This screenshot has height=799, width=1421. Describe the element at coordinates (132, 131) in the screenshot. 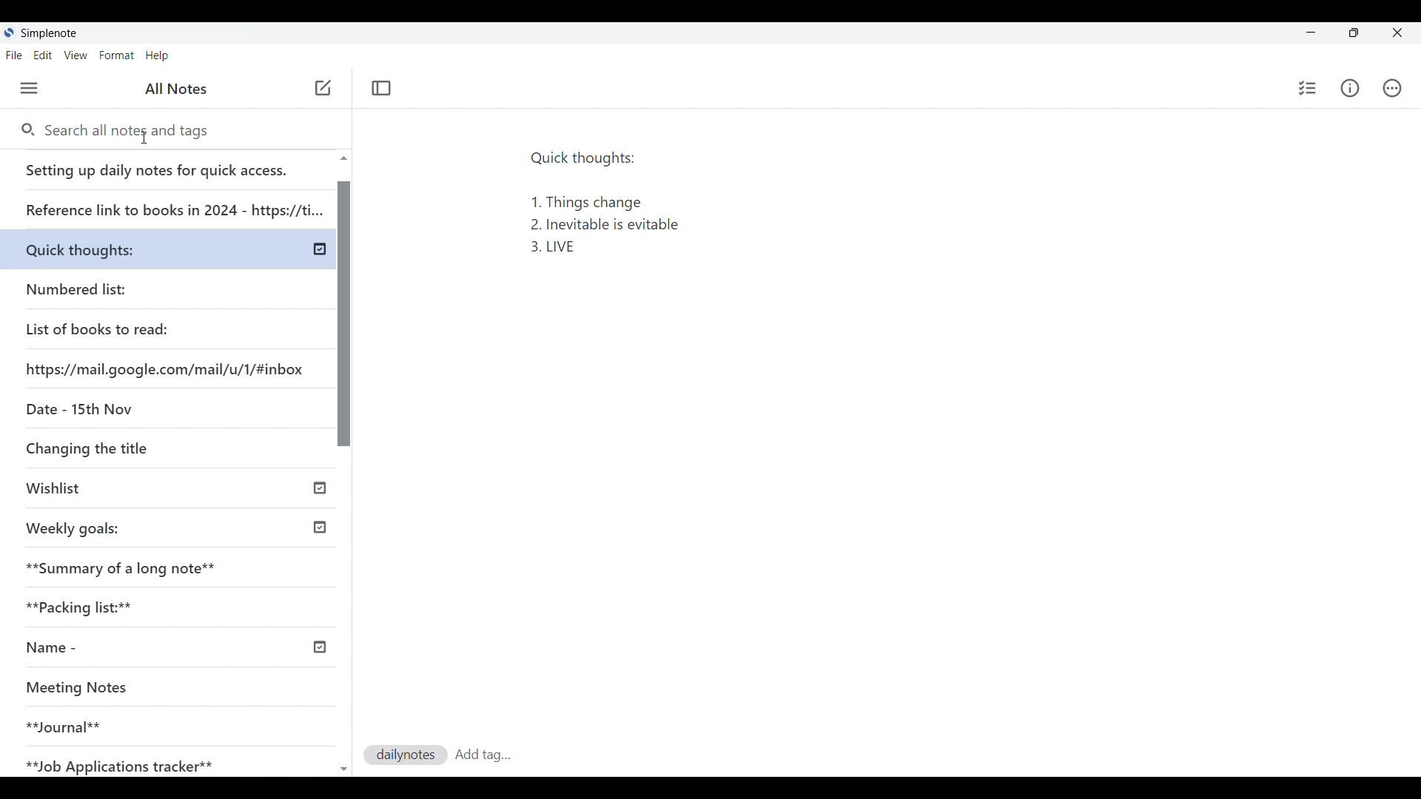

I see `Search notes and tags` at that location.